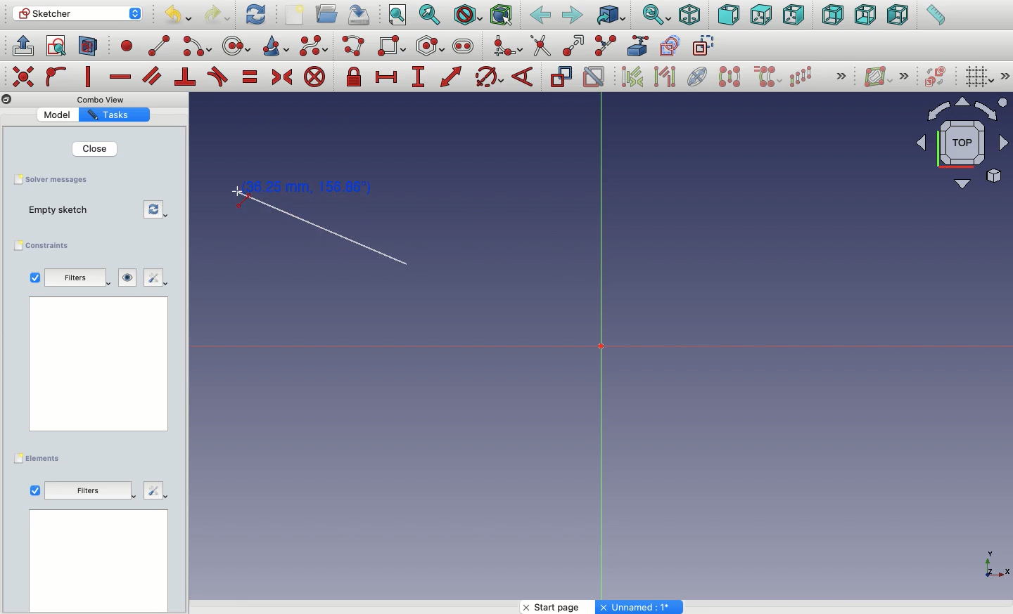  I want to click on Constrain parallel, so click(152, 76).